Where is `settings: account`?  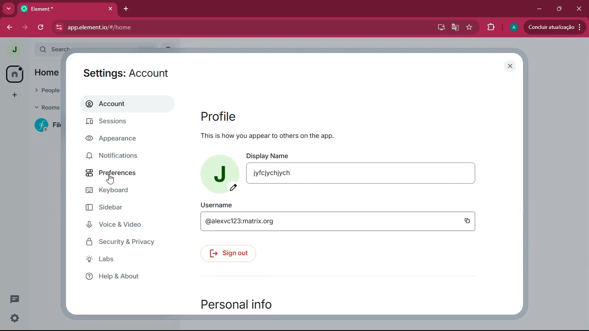 settings: account is located at coordinates (136, 75).